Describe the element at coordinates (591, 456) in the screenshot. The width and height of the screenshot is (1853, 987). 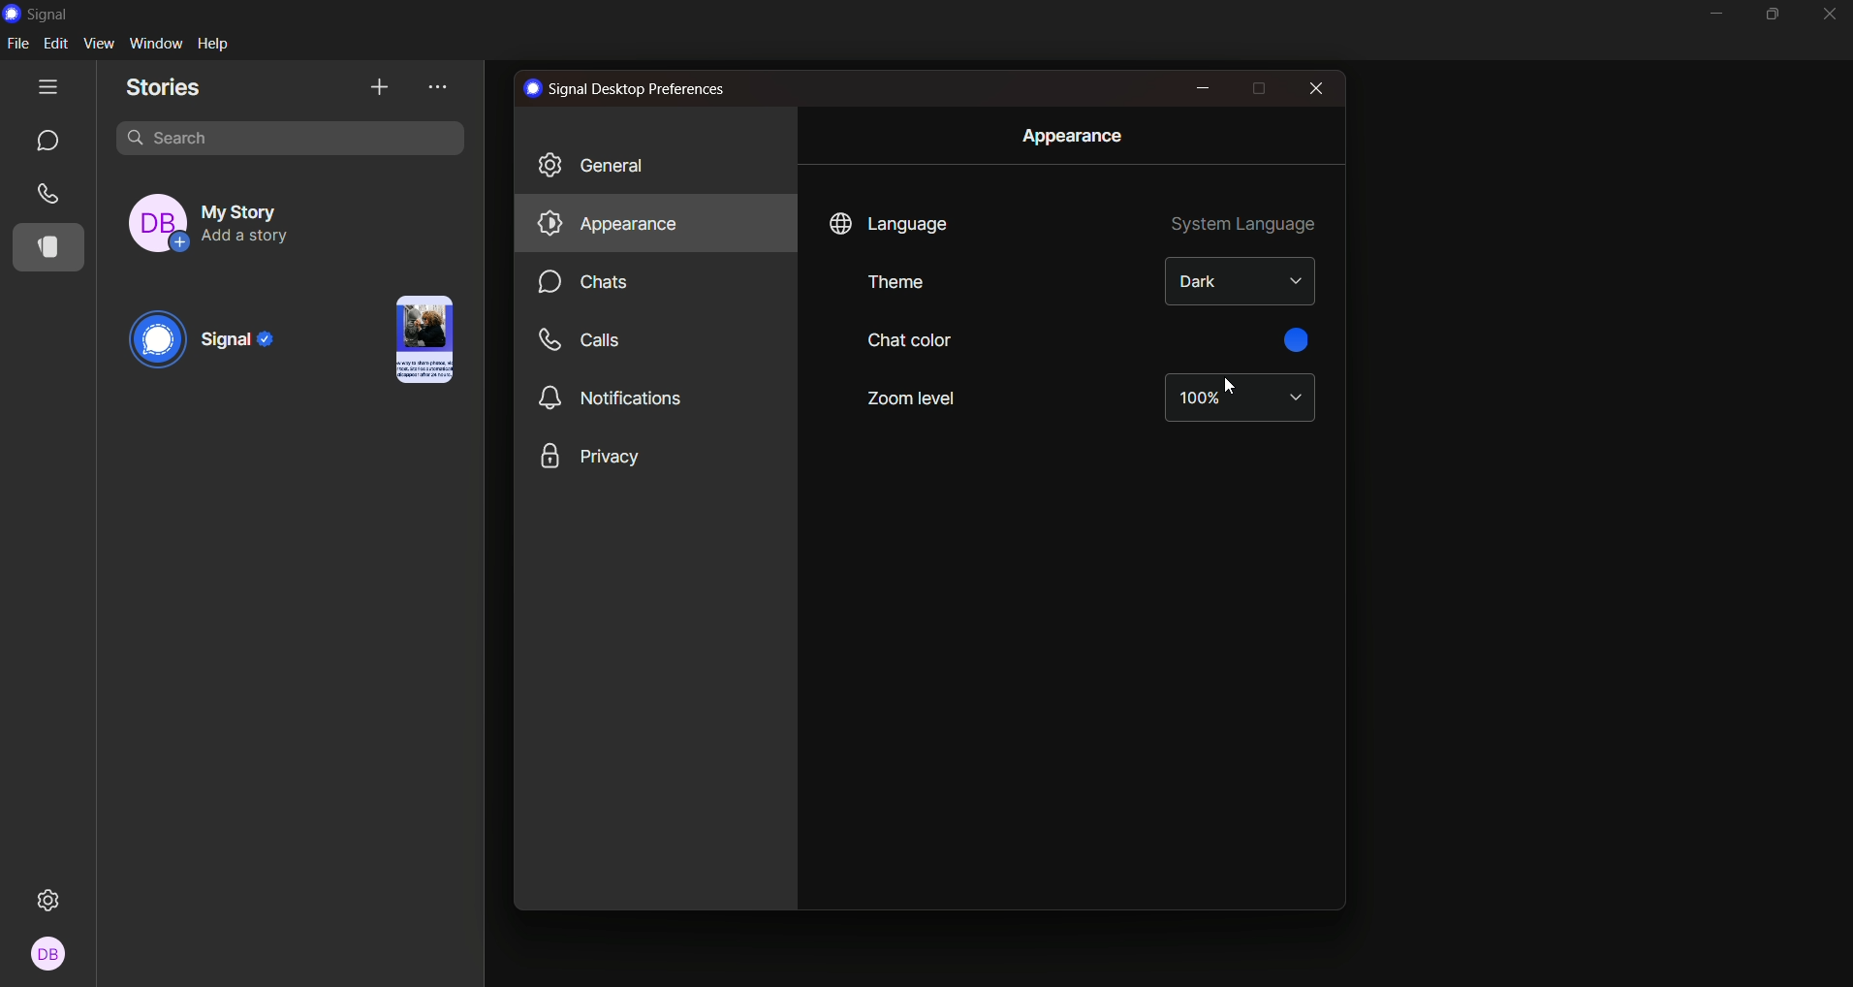
I see `privacy` at that location.